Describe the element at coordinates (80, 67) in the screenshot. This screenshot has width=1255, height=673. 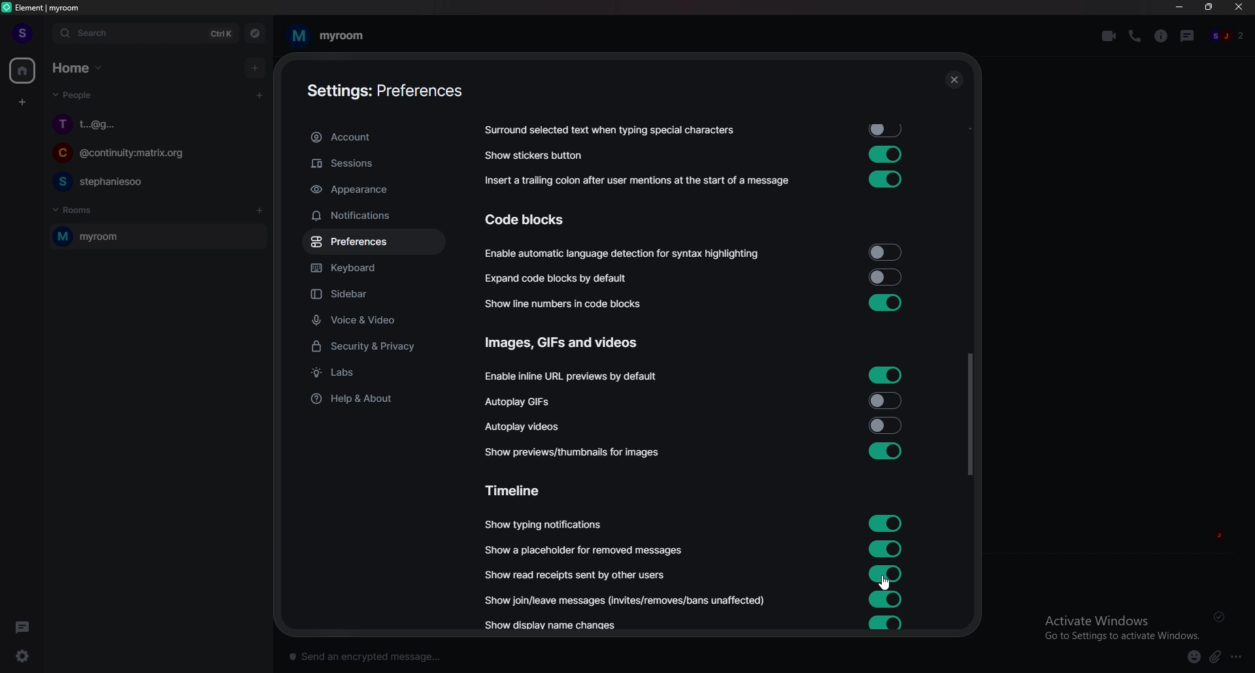
I see `Home` at that location.